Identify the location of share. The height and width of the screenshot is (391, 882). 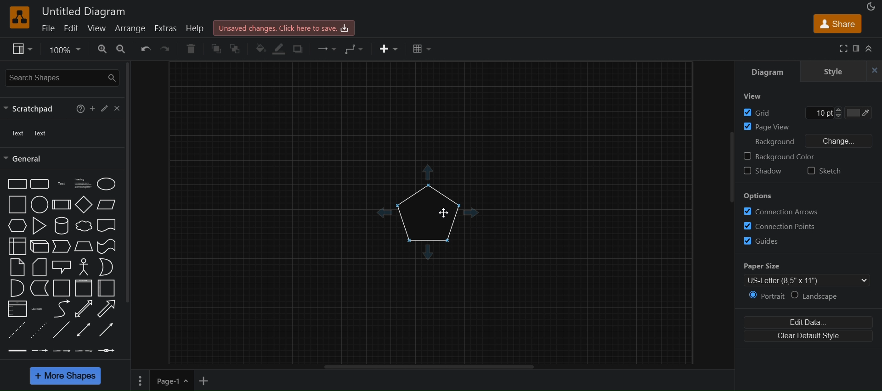
(837, 23).